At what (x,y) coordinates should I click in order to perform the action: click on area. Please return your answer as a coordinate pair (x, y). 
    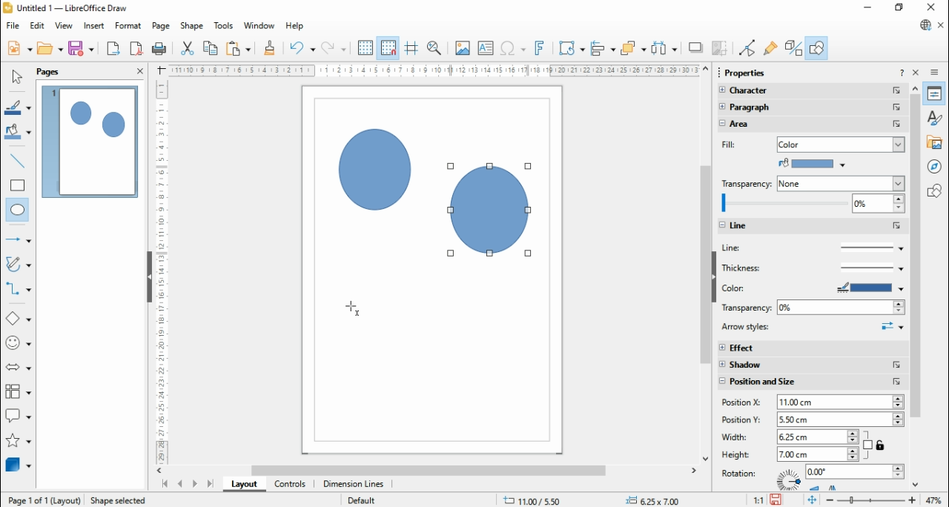
    Looking at the image, I should click on (764, 125).